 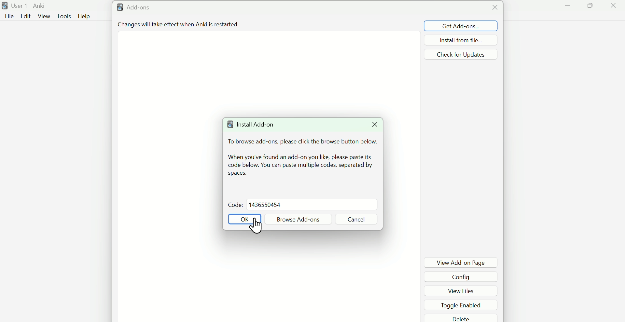 I want to click on Cursor, so click(x=256, y=225).